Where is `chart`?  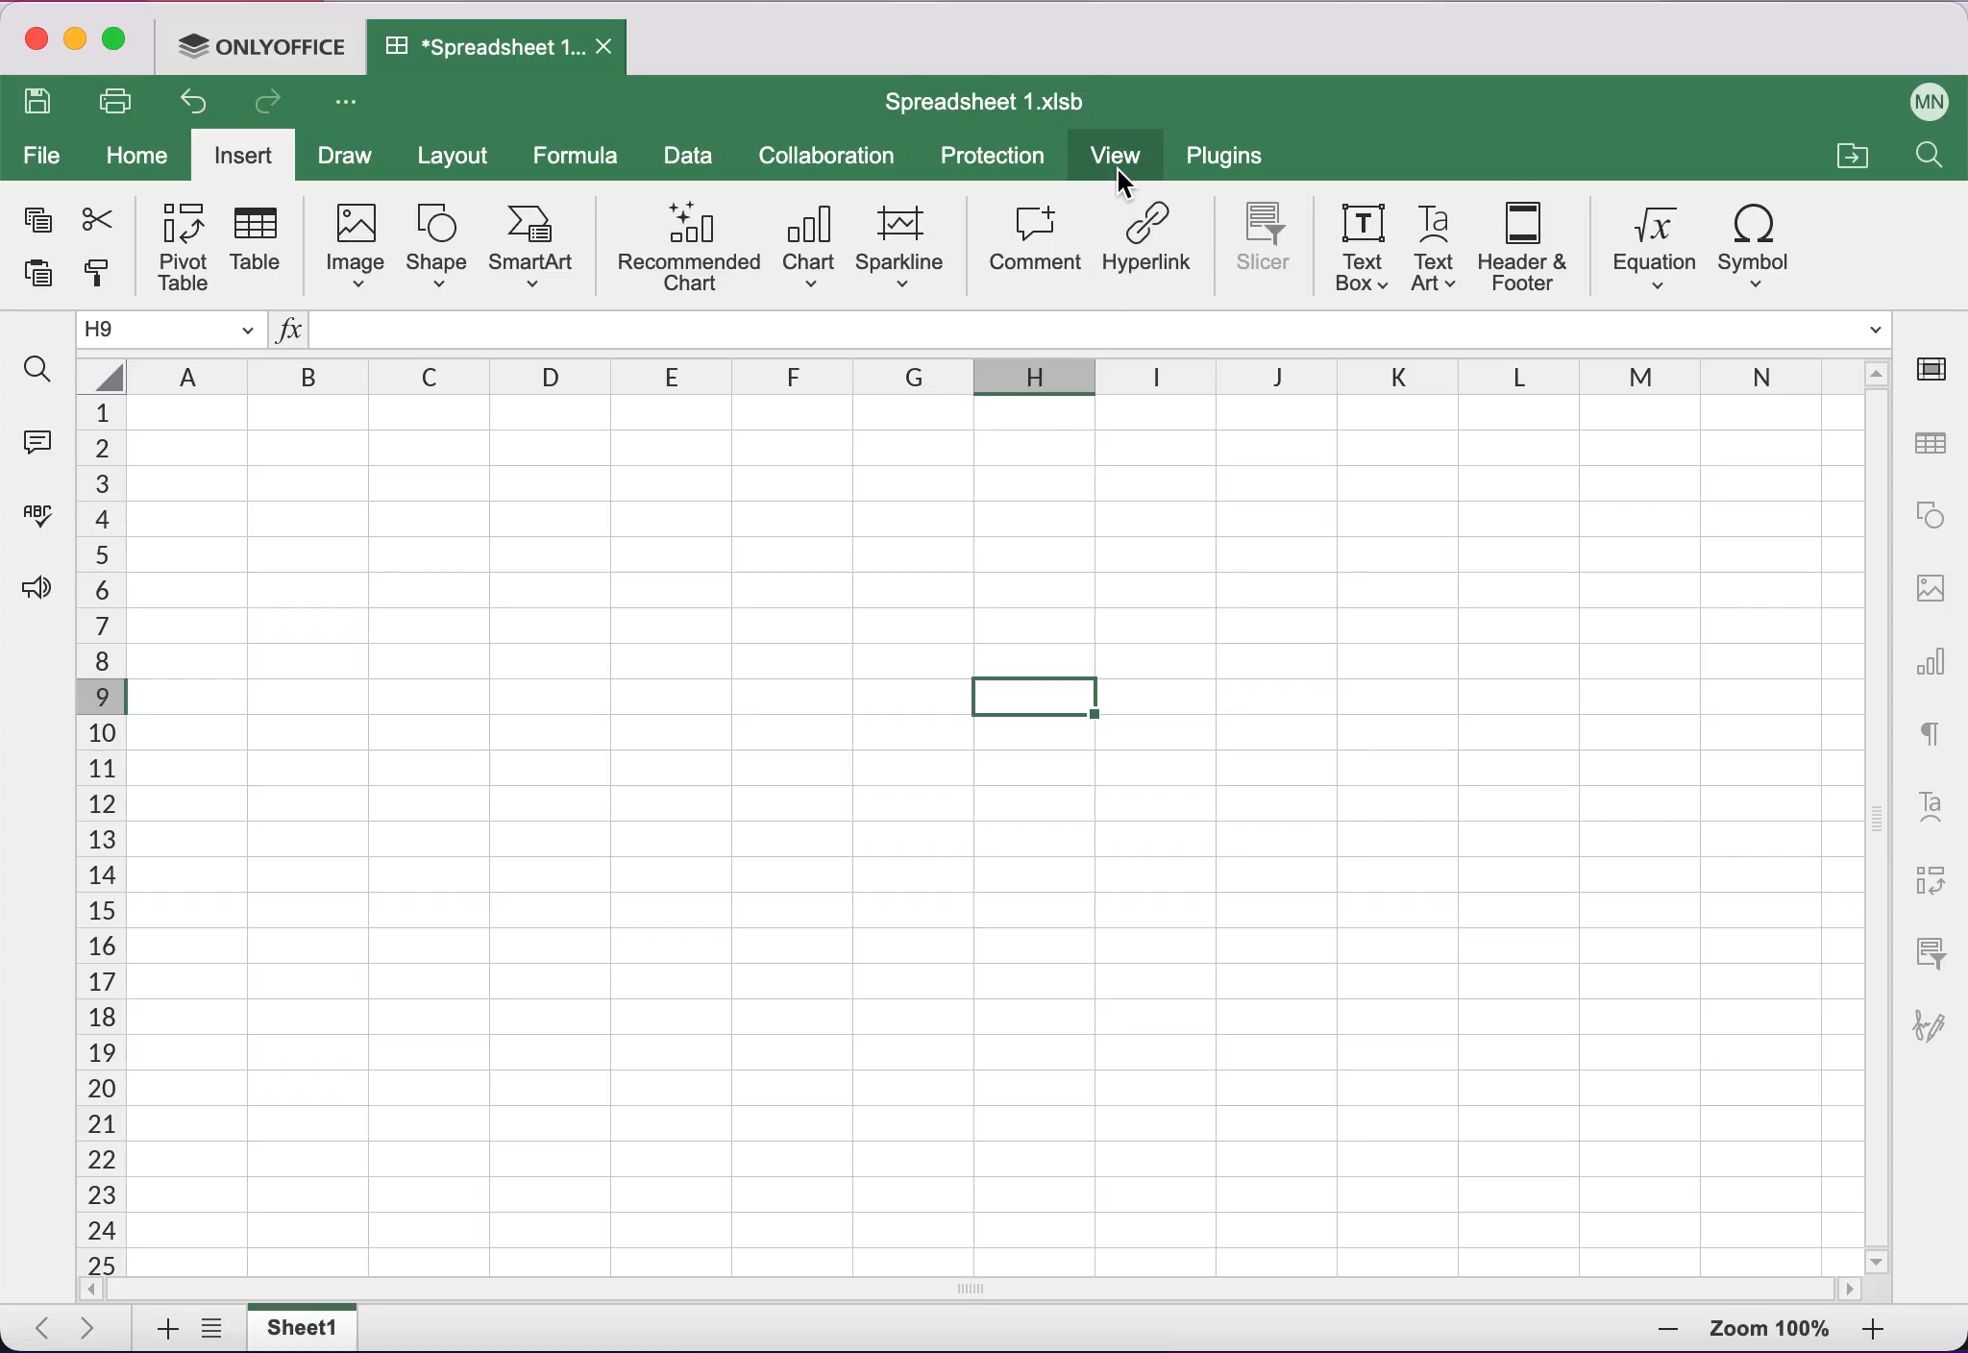 chart is located at coordinates (1932, 669).